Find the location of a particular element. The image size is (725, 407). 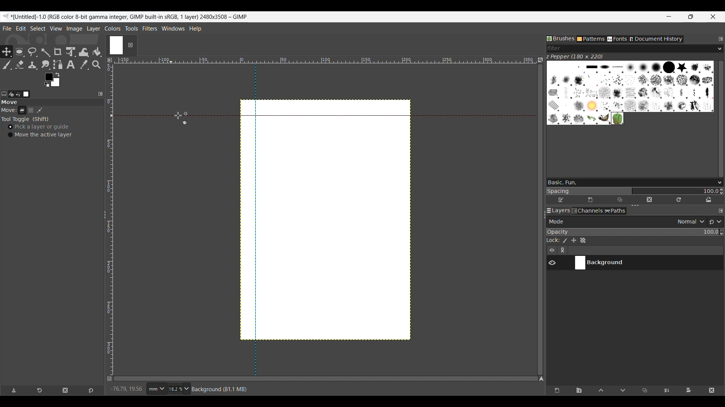

Change width of panels attached to this line is located at coordinates (532, 215).